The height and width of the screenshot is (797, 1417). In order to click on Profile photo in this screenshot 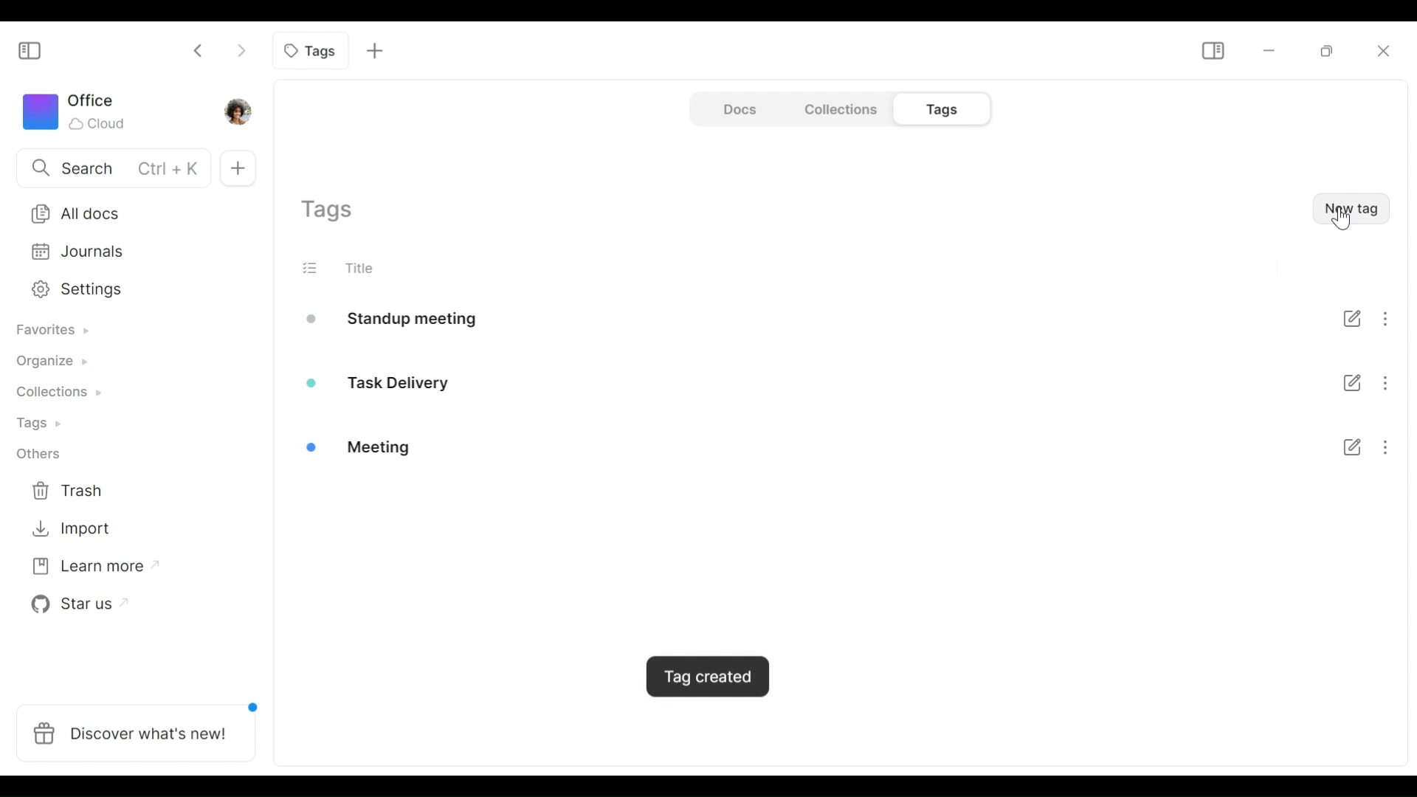, I will do `click(235, 111)`.